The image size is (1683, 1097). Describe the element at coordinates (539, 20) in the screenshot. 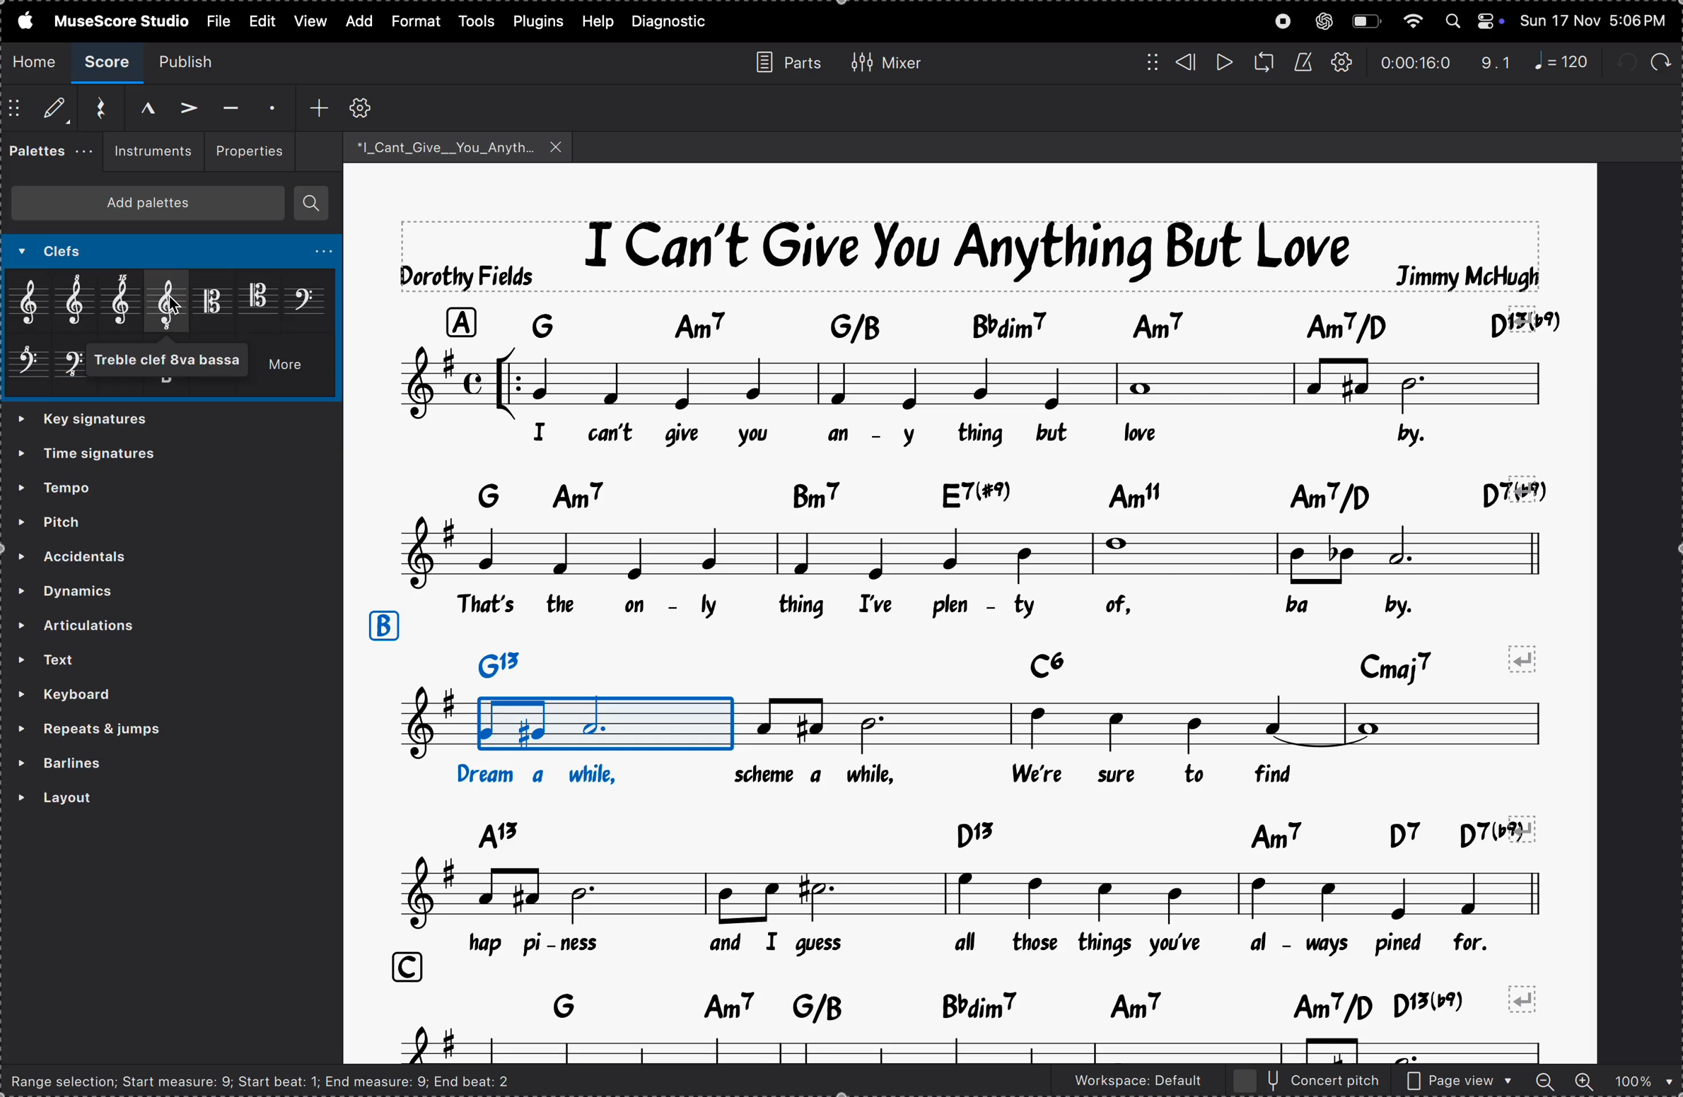

I see `plugins` at that location.